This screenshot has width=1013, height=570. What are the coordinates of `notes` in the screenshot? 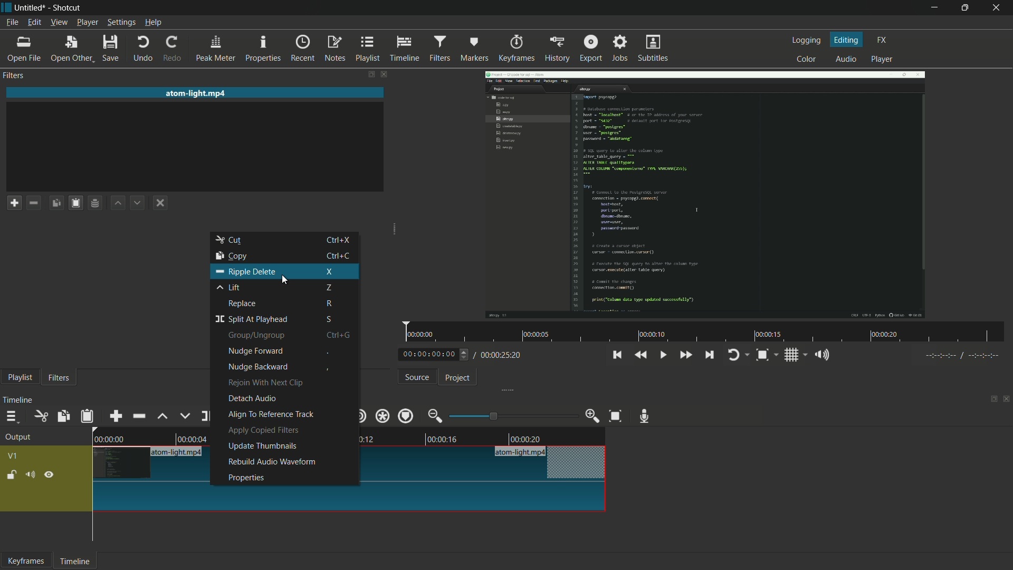 It's located at (335, 49).